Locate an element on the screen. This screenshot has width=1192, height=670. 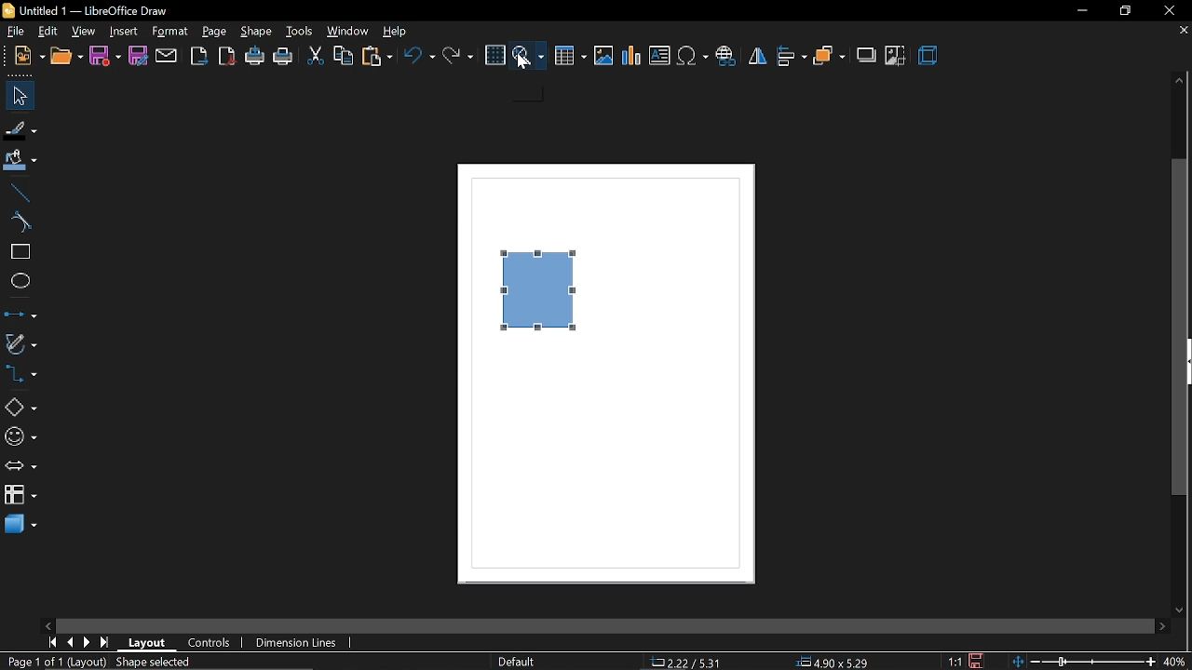
new is located at coordinates (29, 58).